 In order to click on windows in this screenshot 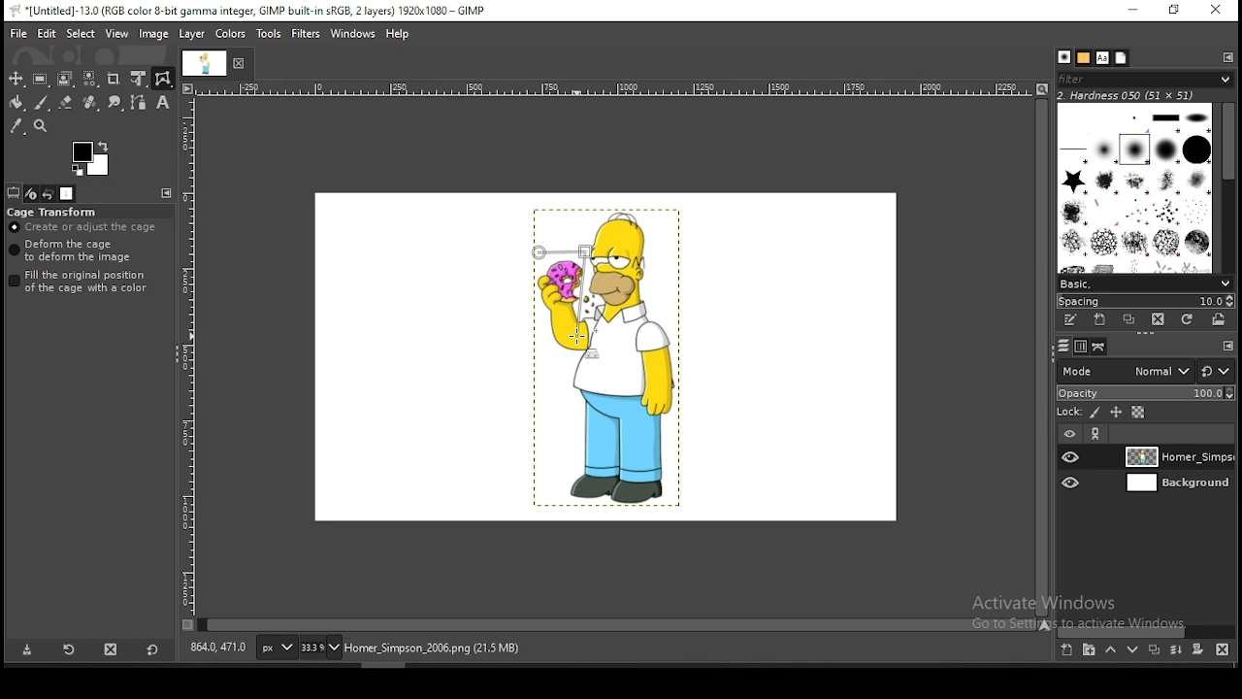, I will do `click(353, 32)`.